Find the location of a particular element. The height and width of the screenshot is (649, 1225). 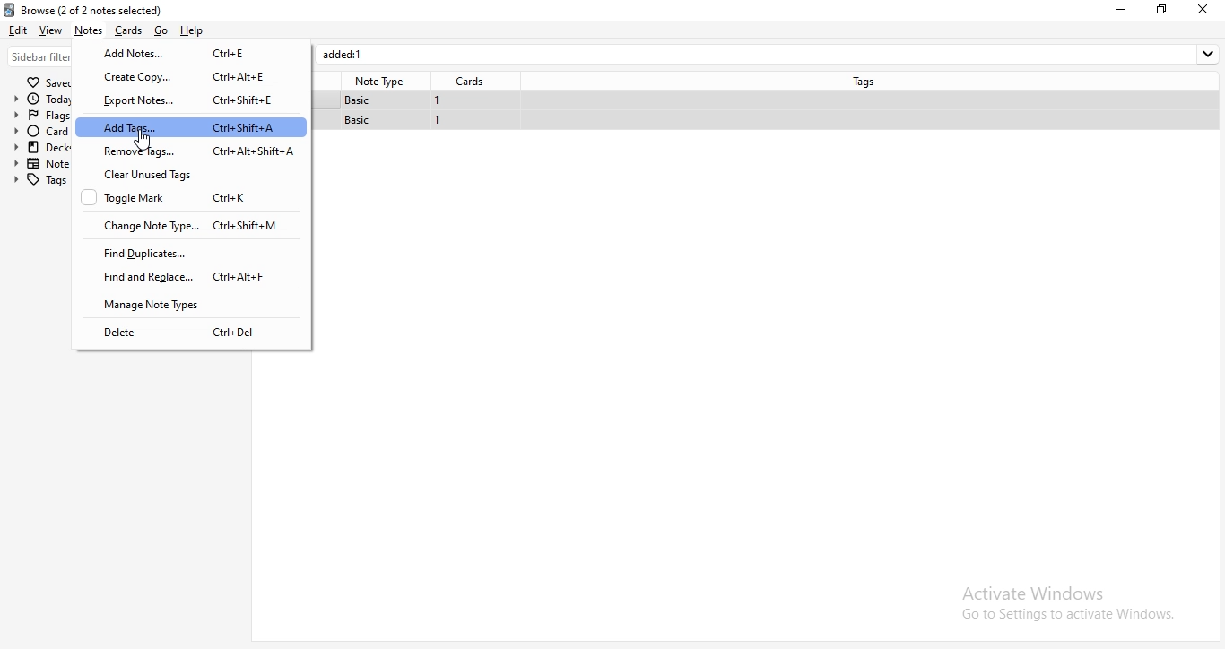

view is located at coordinates (52, 30).